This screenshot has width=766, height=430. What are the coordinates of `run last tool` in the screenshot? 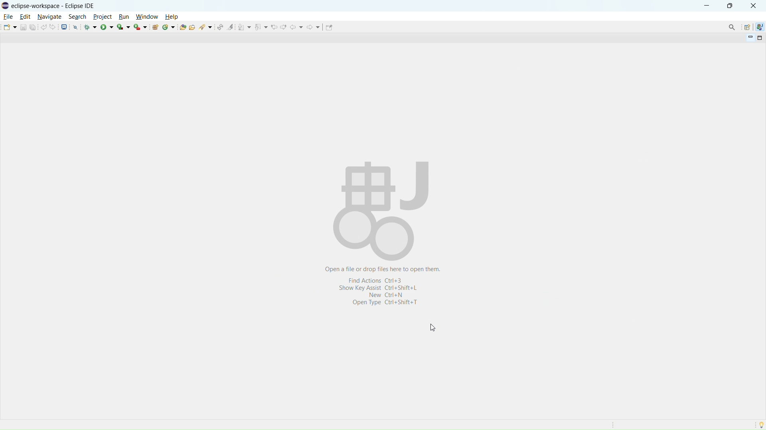 It's located at (140, 26).